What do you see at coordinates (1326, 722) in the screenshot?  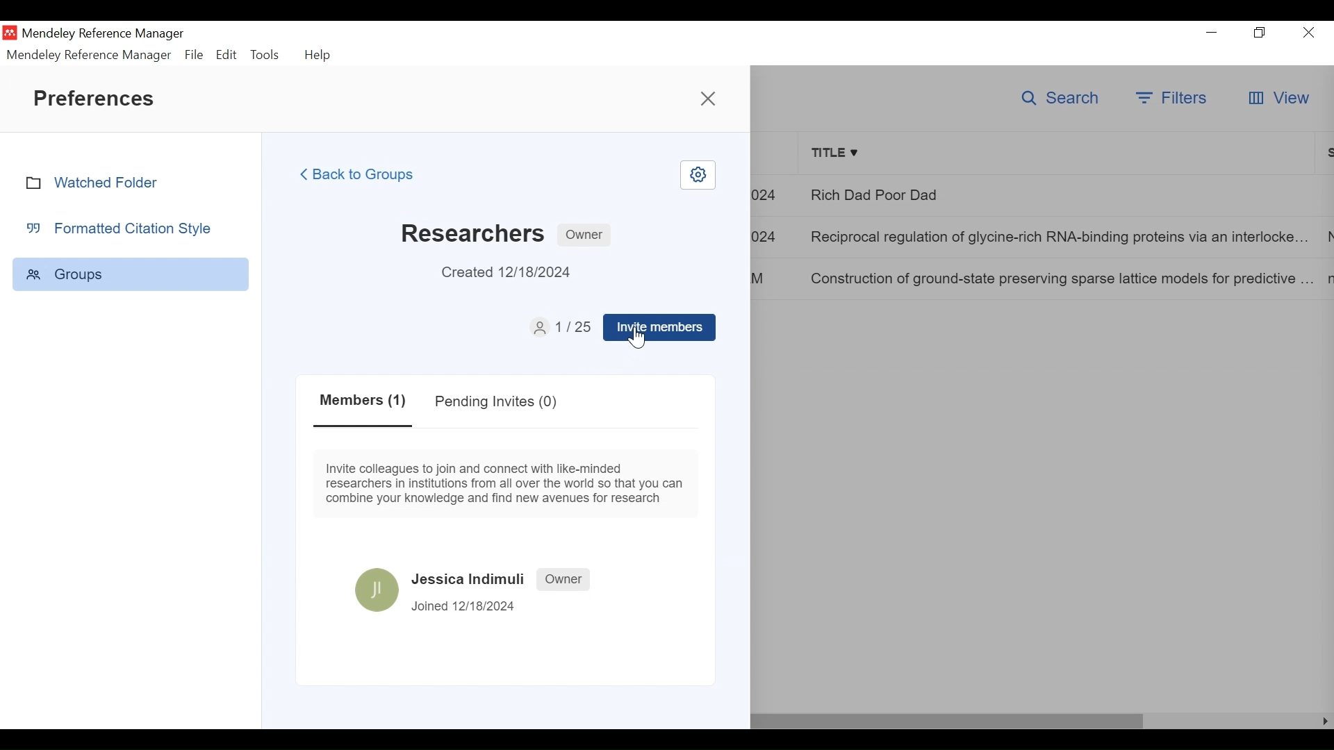 I see `Scroll Left` at bounding box center [1326, 722].